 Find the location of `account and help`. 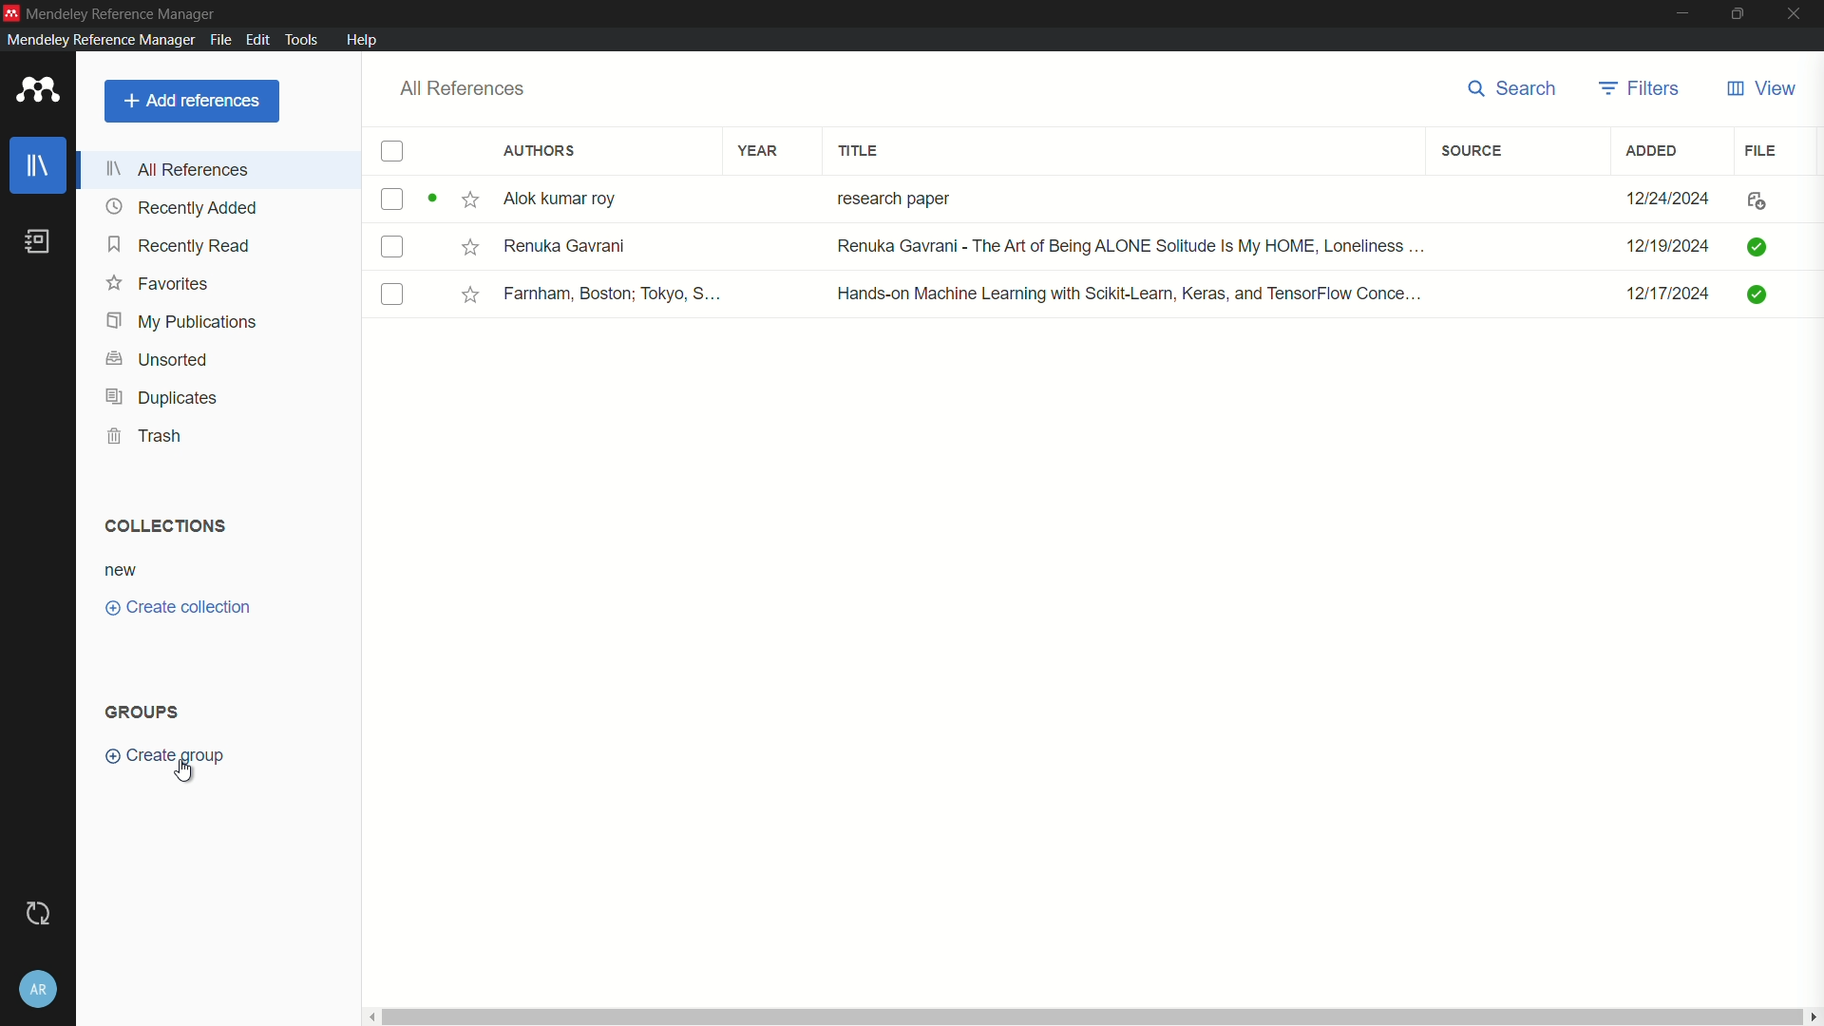

account and help is located at coordinates (39, 988).